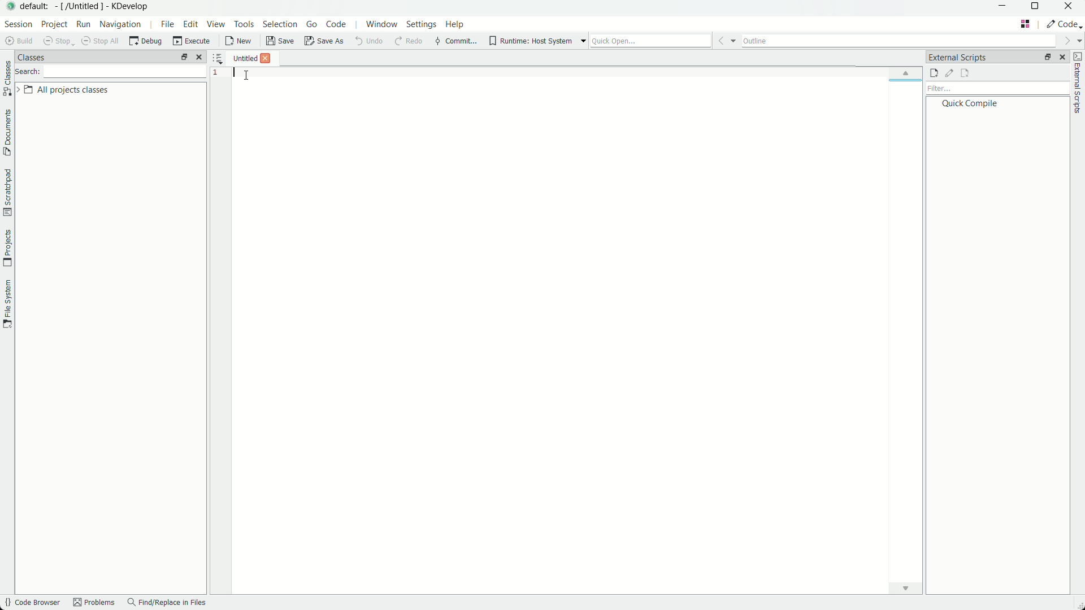 The image size is (1085, 610). I want to click on redo, so click(409, 42).